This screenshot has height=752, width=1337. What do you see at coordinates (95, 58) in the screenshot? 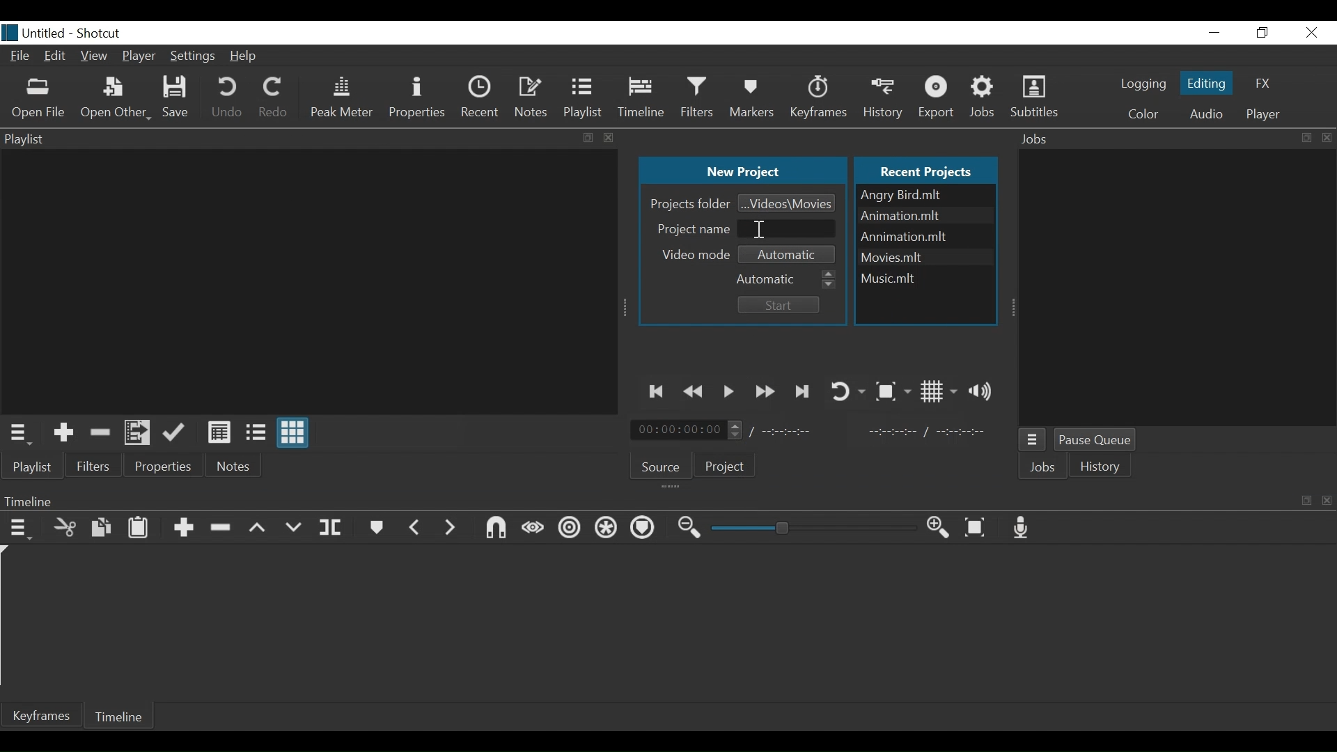
I see `View` at bounding box center [95, 58].